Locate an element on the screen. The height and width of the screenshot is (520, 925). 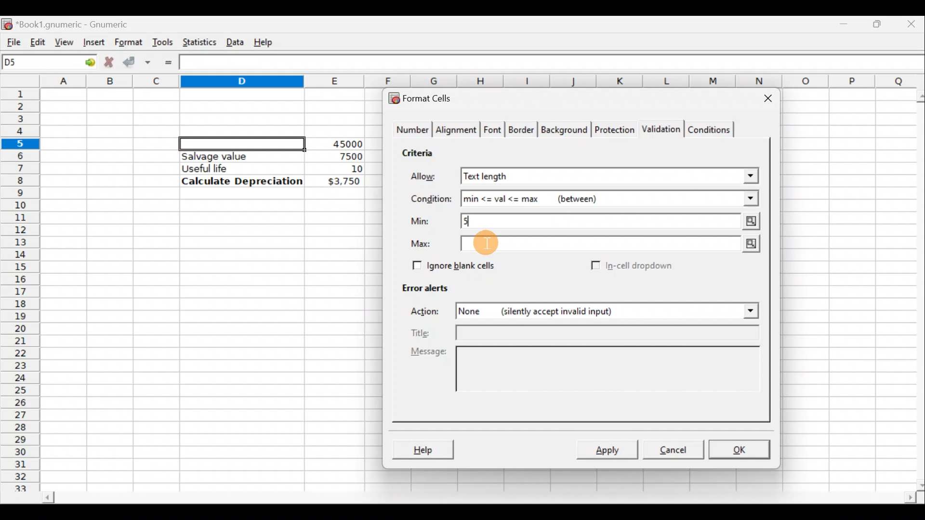
OK is located at coordinates (740, 449).